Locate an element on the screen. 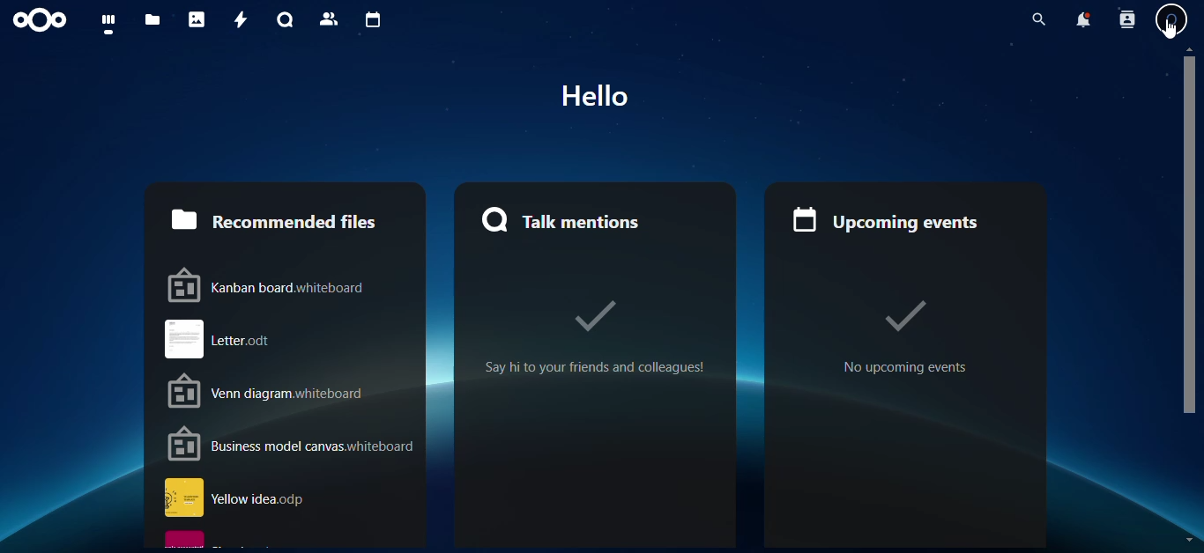  scroll bar is located at coordinates (1191, 235).